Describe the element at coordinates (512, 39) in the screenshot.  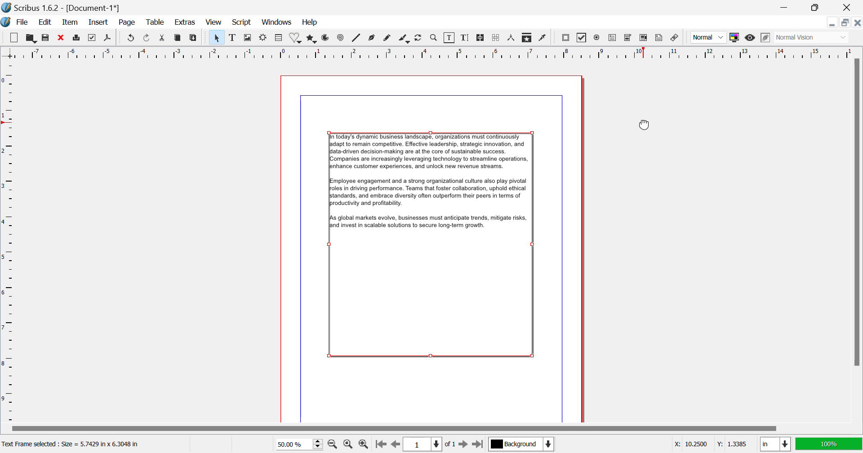
I see `Measurements` at that location.